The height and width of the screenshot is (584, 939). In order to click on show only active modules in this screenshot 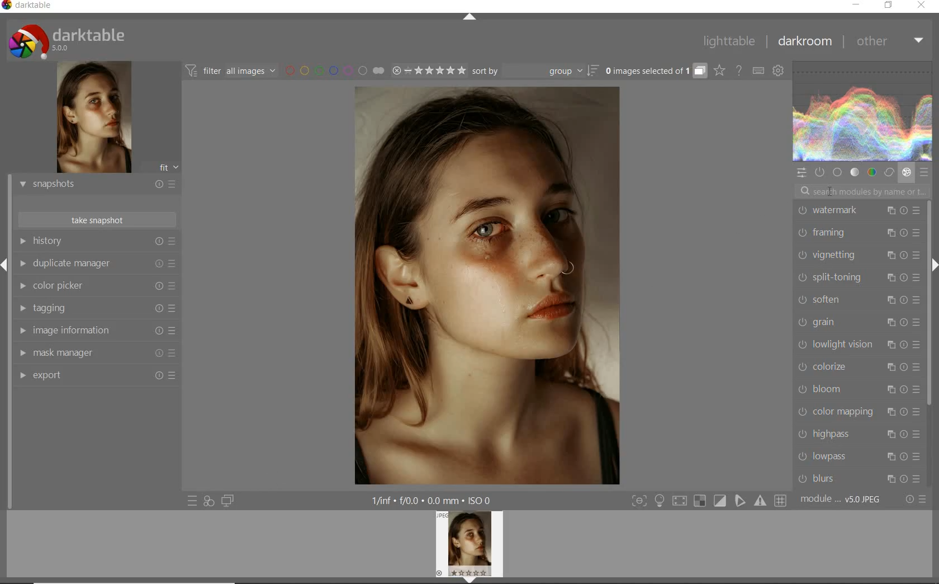, I will do `click(821, 172)`.